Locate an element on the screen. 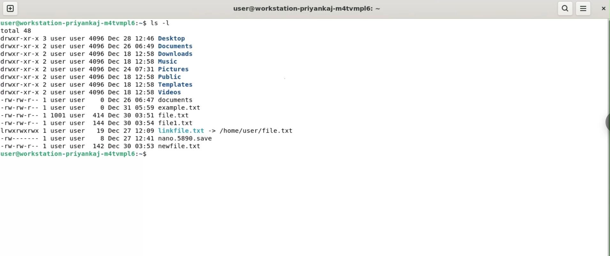  new tab is located at coordinates (10, 9).